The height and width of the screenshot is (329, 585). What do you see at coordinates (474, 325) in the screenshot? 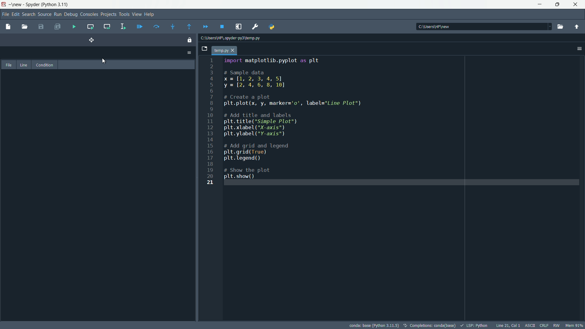
I see `lsp:python` at bounding box center [474, 325].